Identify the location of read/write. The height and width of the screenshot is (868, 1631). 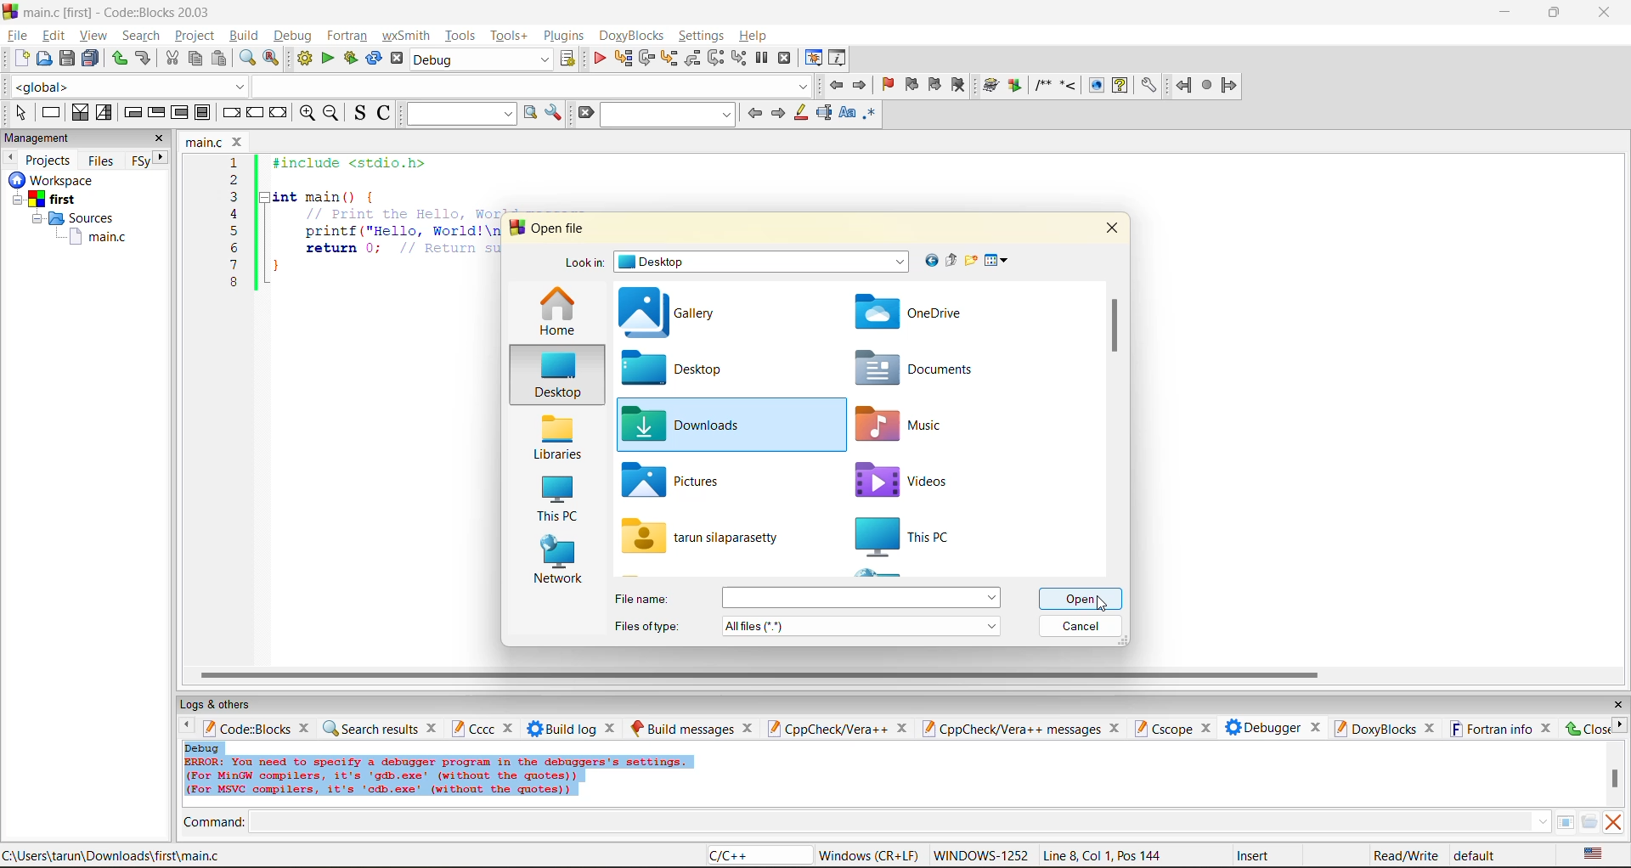
(1405, 855).